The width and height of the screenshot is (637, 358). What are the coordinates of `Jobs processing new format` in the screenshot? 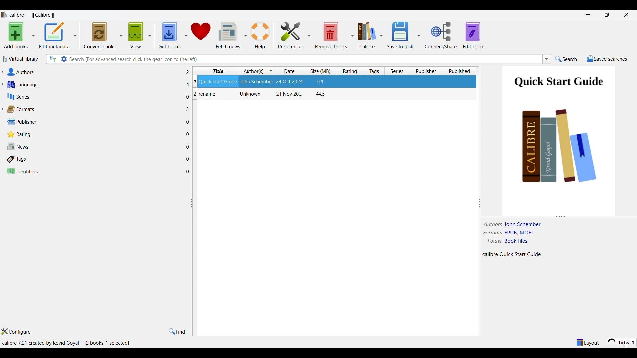 It's located at (620, 342).